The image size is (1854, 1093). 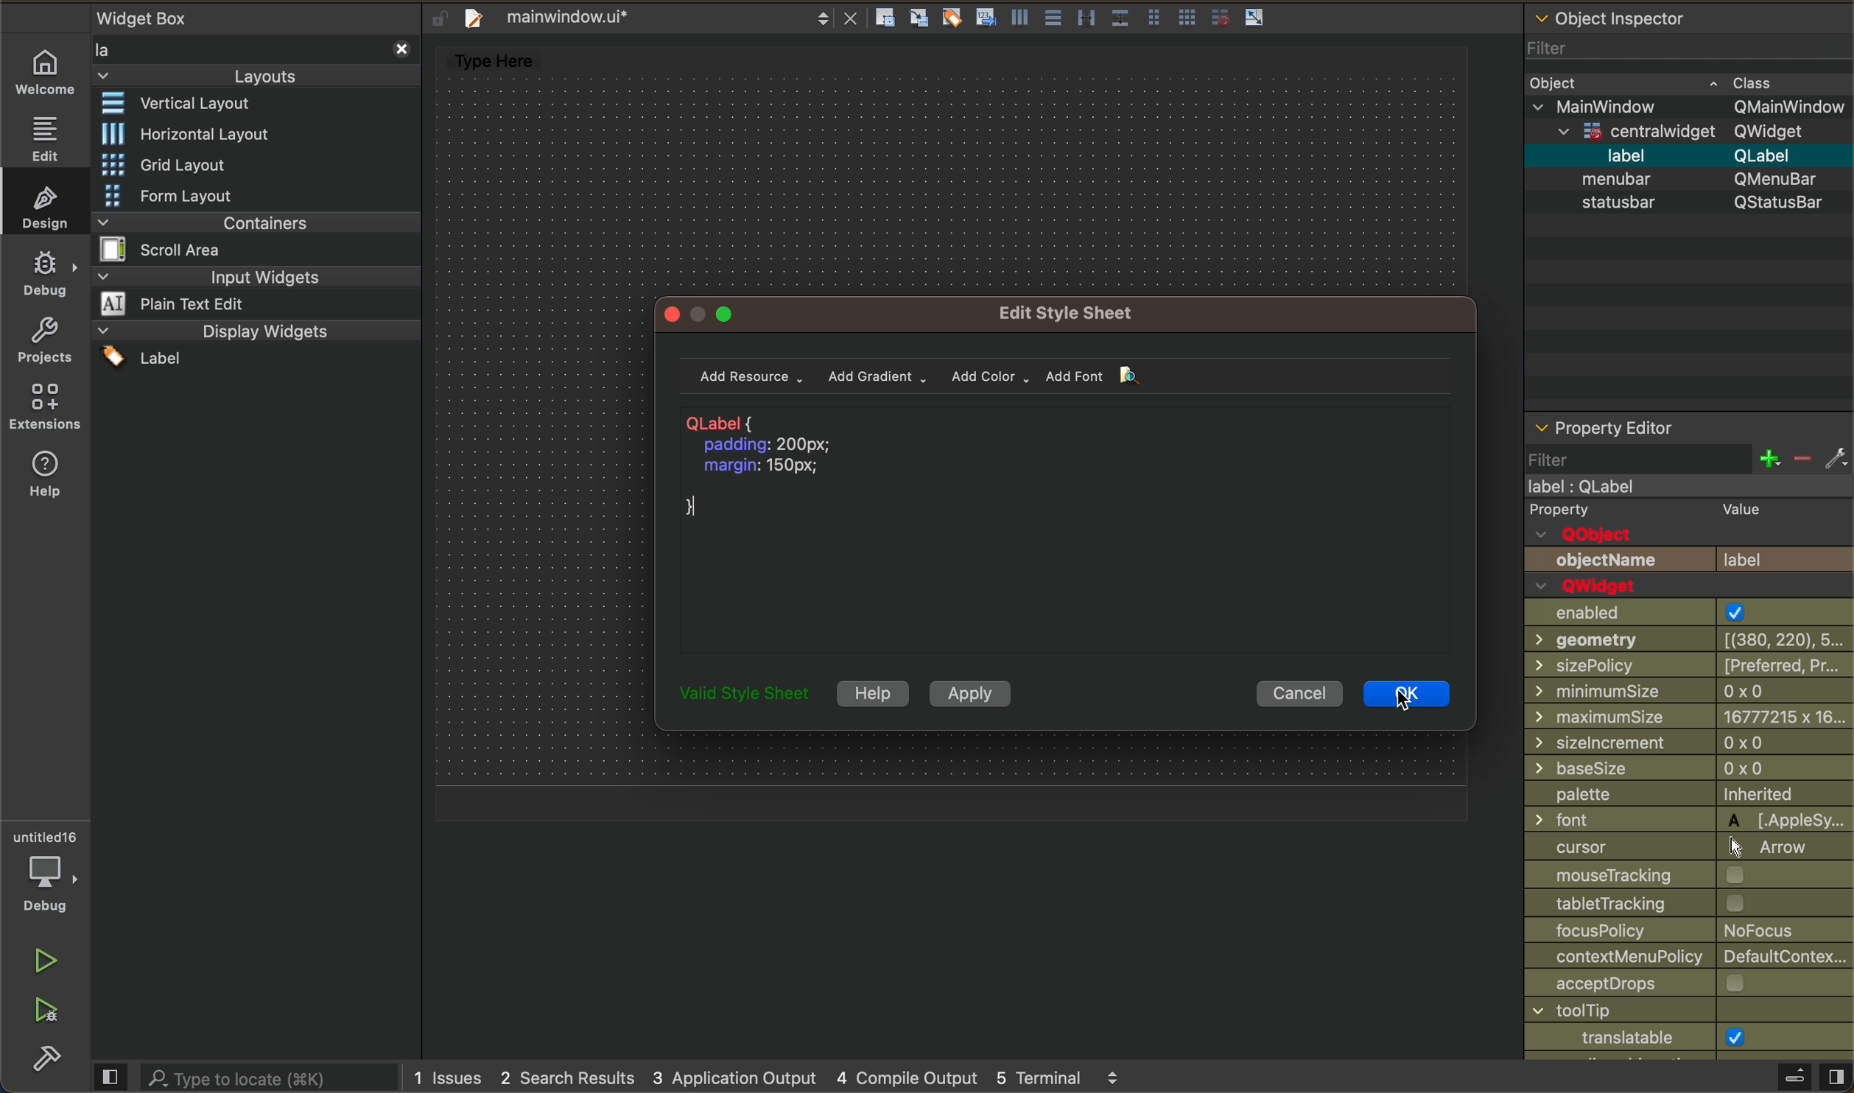 I want to click on input widgets, so click(x=254, y=289).